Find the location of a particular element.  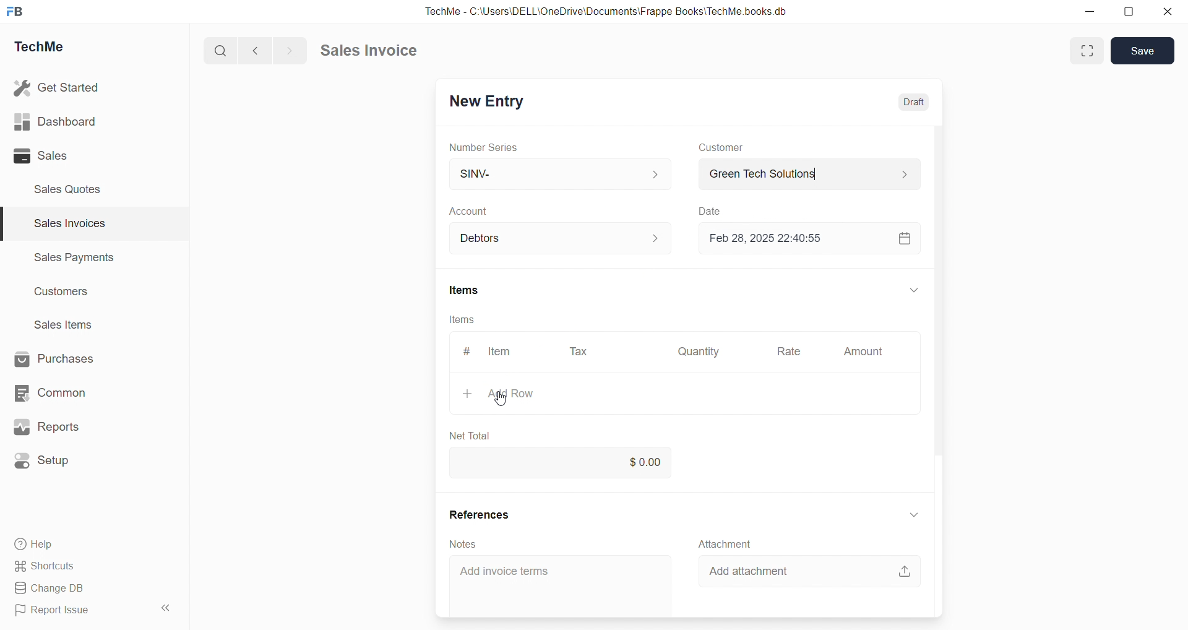

Number Series is located at coordinates (484, 148).